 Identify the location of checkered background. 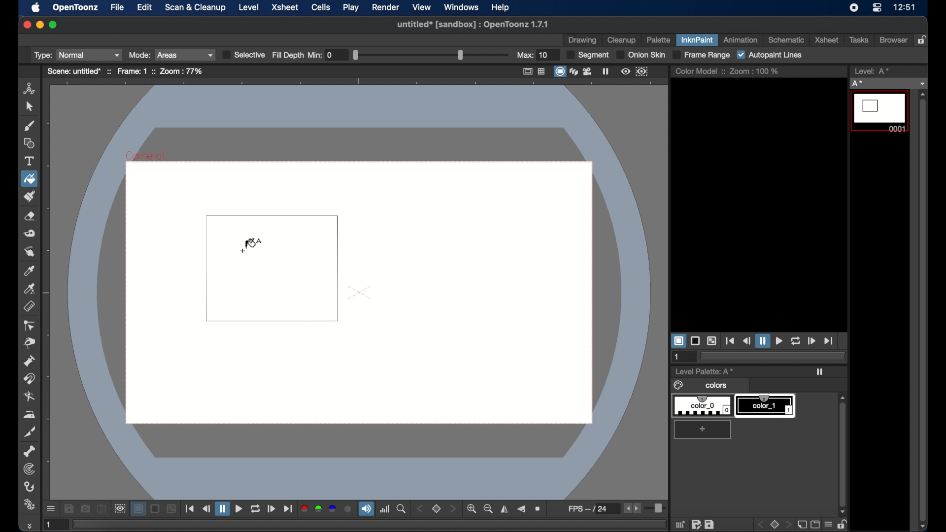
(711, 341).